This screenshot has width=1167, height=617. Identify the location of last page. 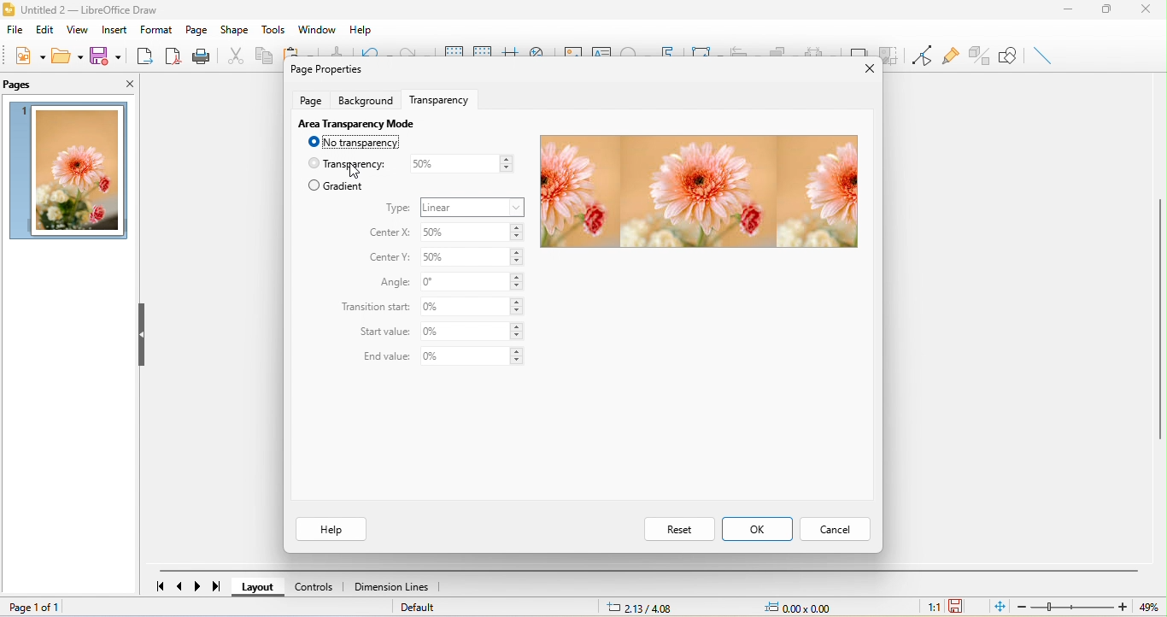
(213, 586).